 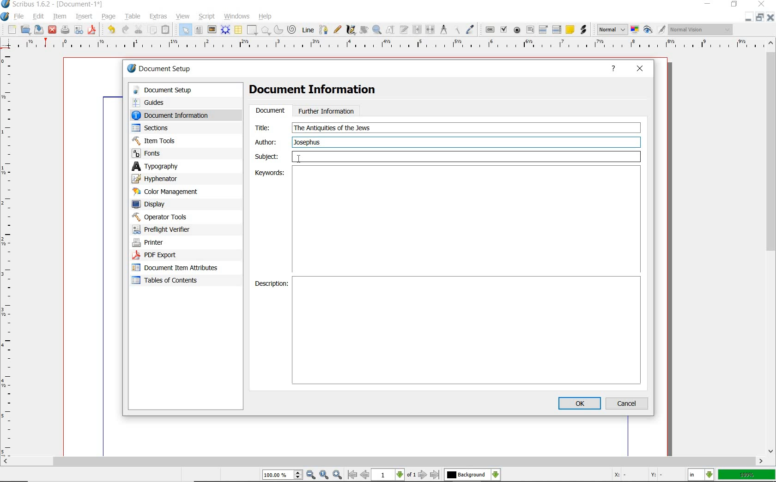 I want to click on scrollbar, so click(x=383, y=462).